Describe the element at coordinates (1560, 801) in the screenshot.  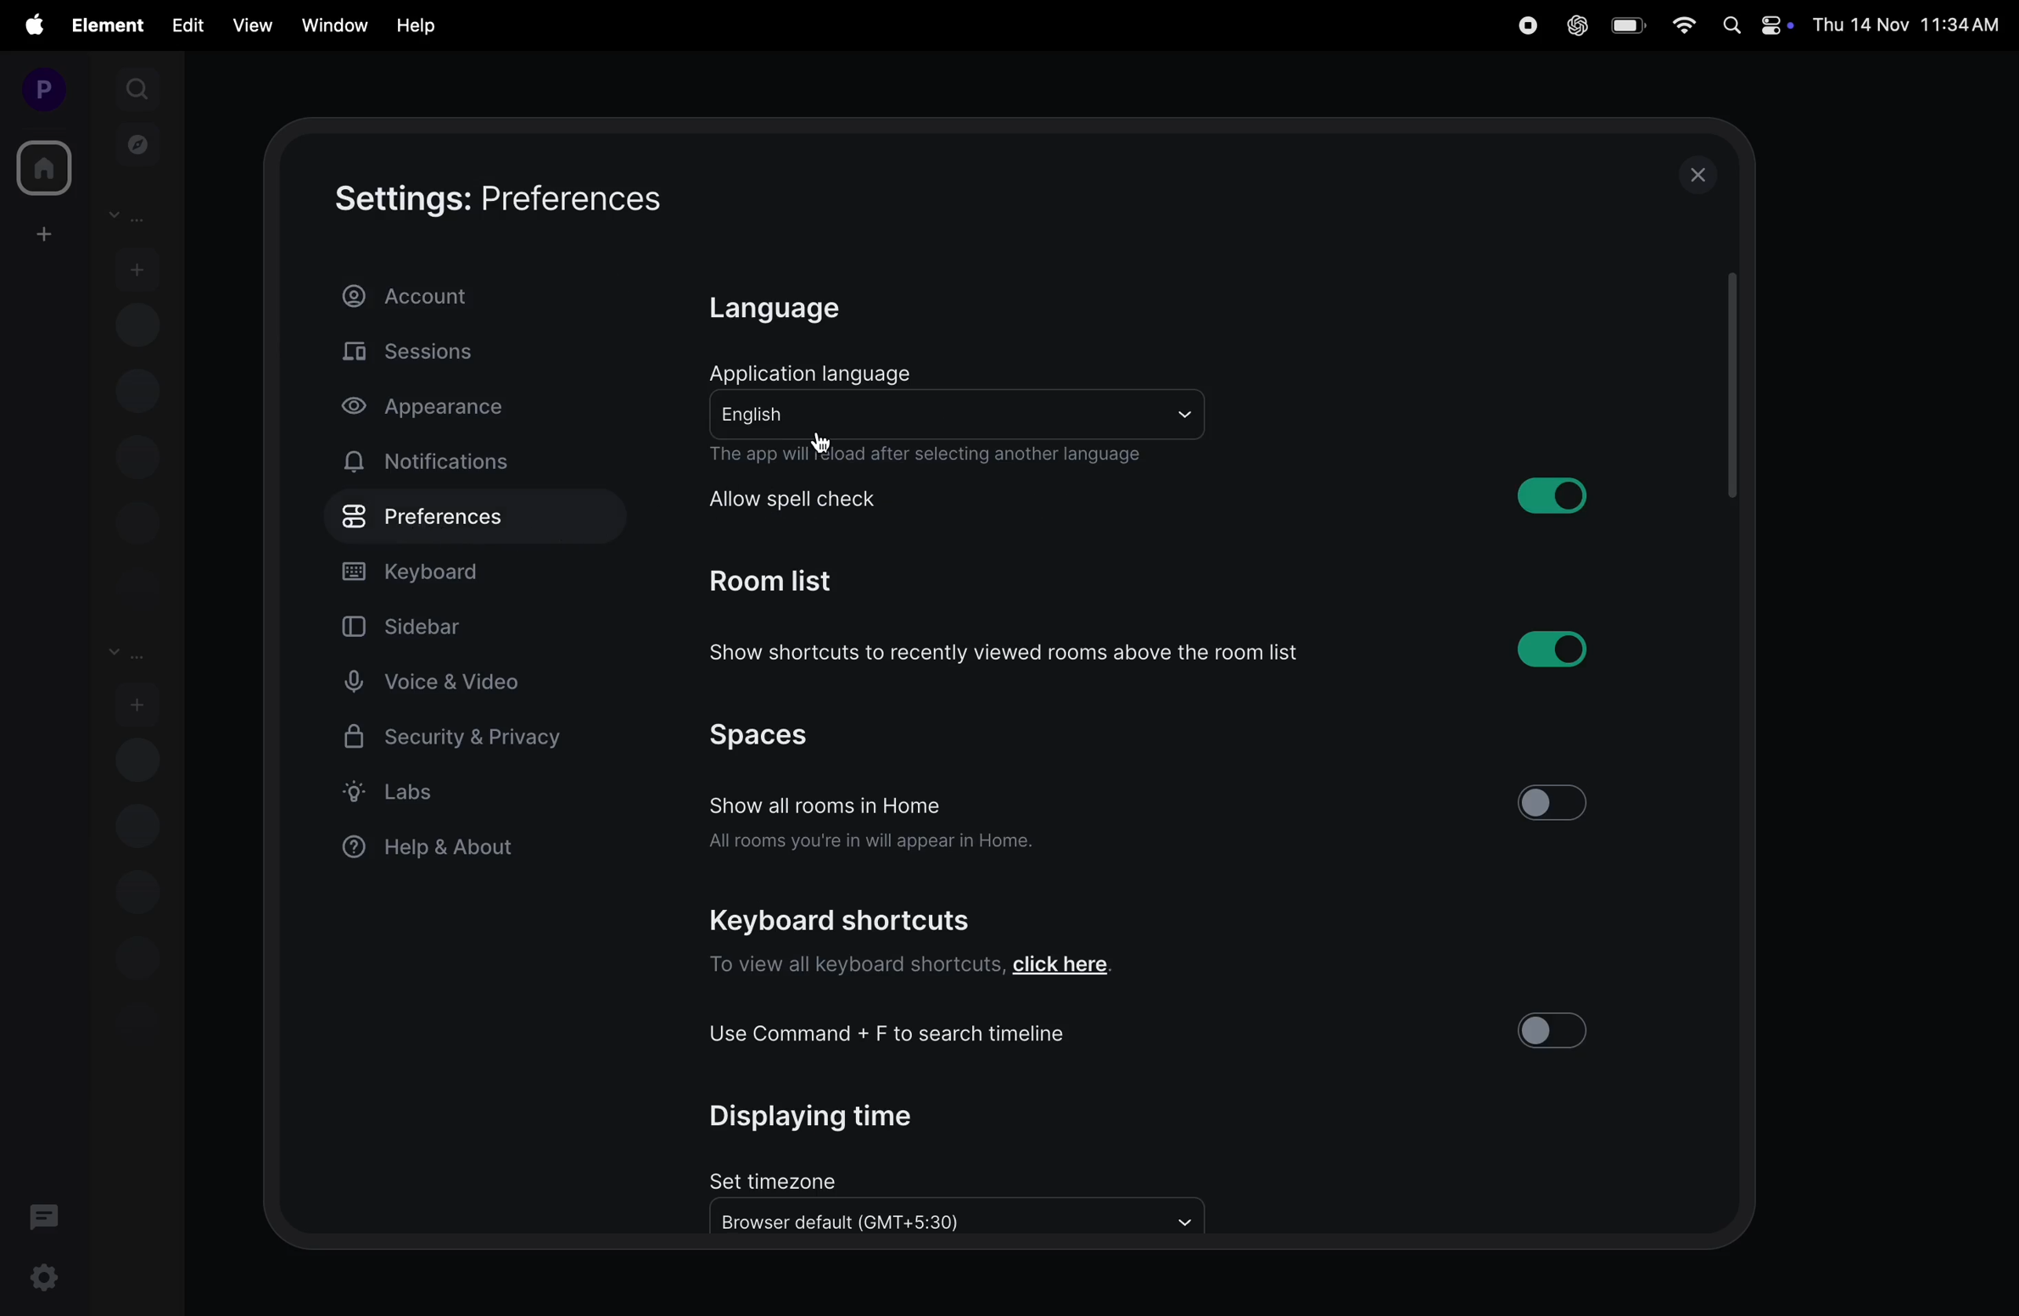
I see `toogle` at that location.